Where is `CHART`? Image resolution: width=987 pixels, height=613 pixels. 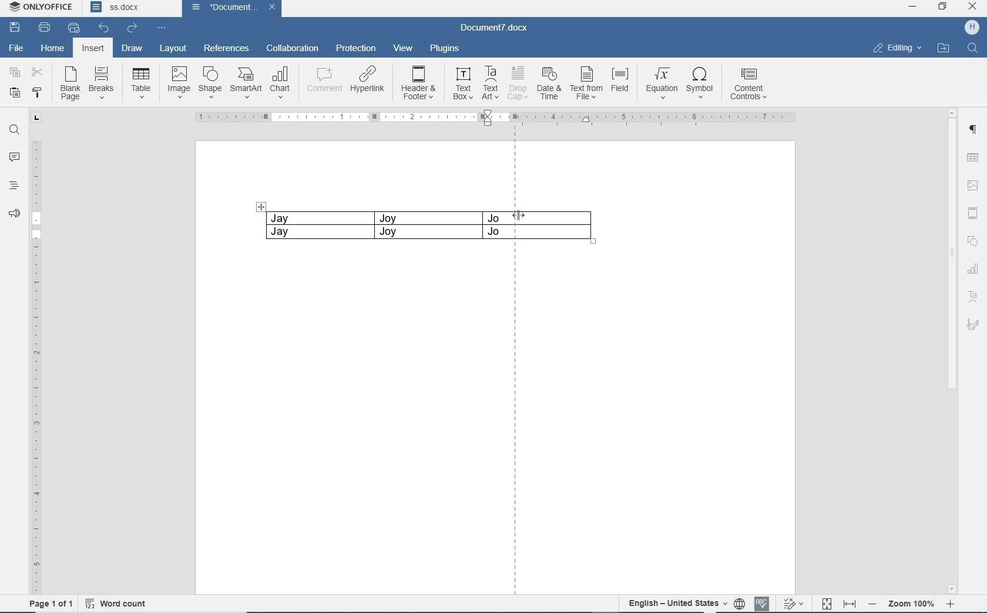
CHART is located at coordinates (973, 270).